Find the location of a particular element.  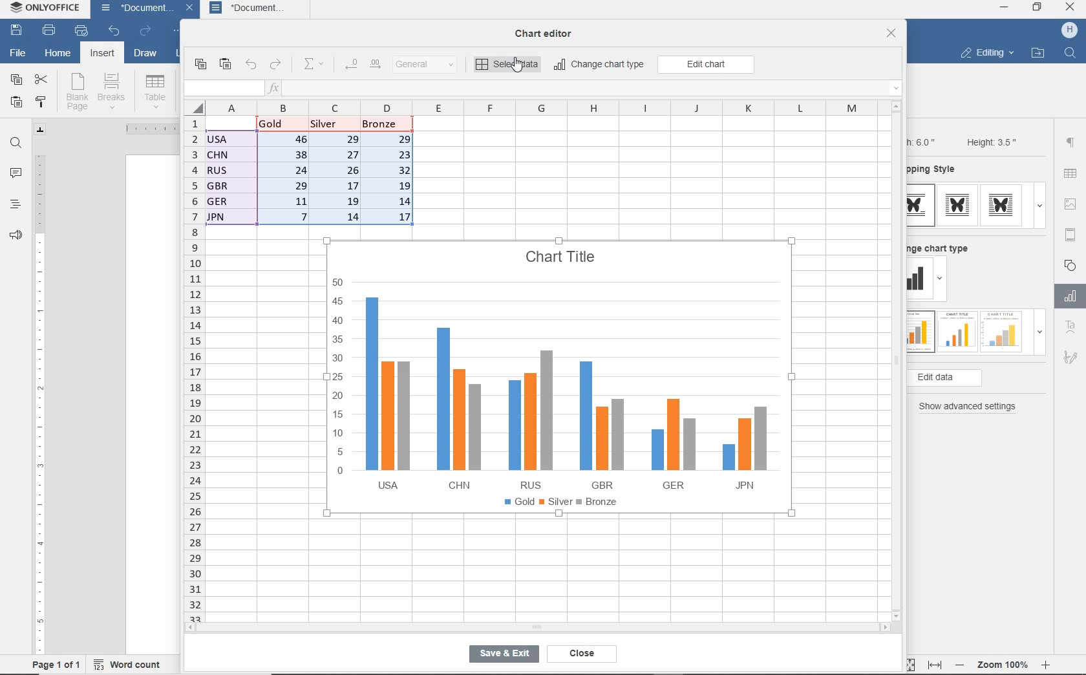

close is located at coordinates (191, 10).